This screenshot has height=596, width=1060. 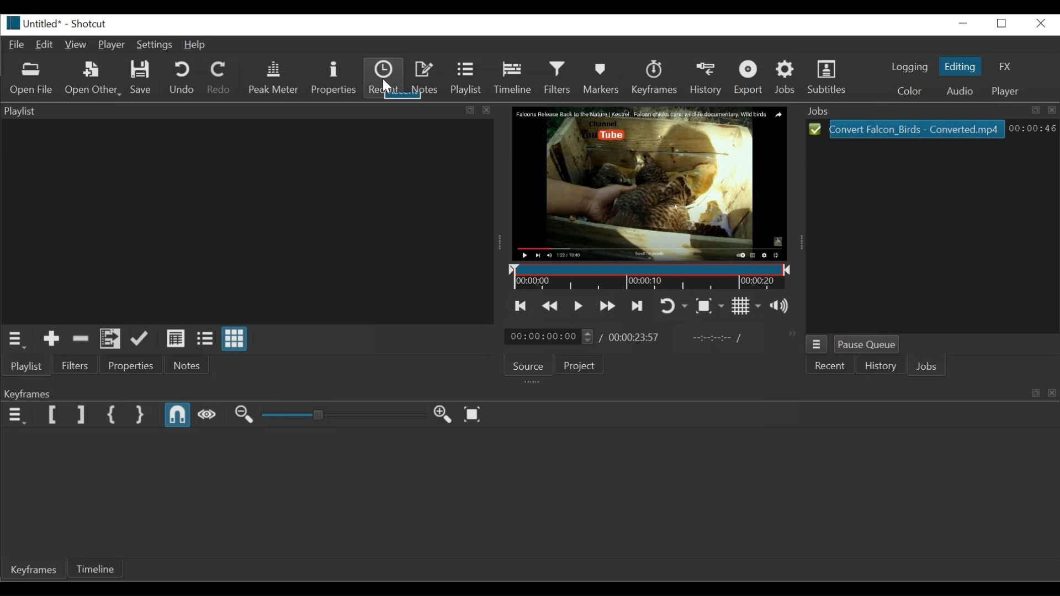 What do you see at coordinates (91, 25) in the screenshot?
I see `Shotcut` at bounding box center [91, 25].